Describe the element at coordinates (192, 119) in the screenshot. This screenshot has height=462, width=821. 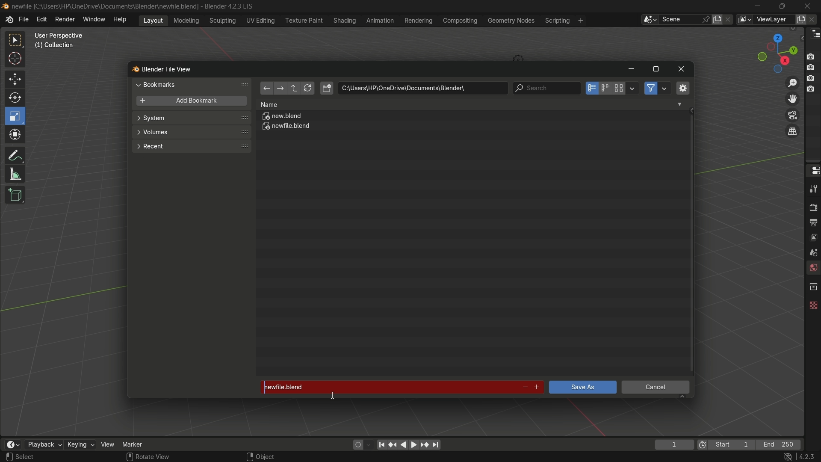
I see `system` at that location.